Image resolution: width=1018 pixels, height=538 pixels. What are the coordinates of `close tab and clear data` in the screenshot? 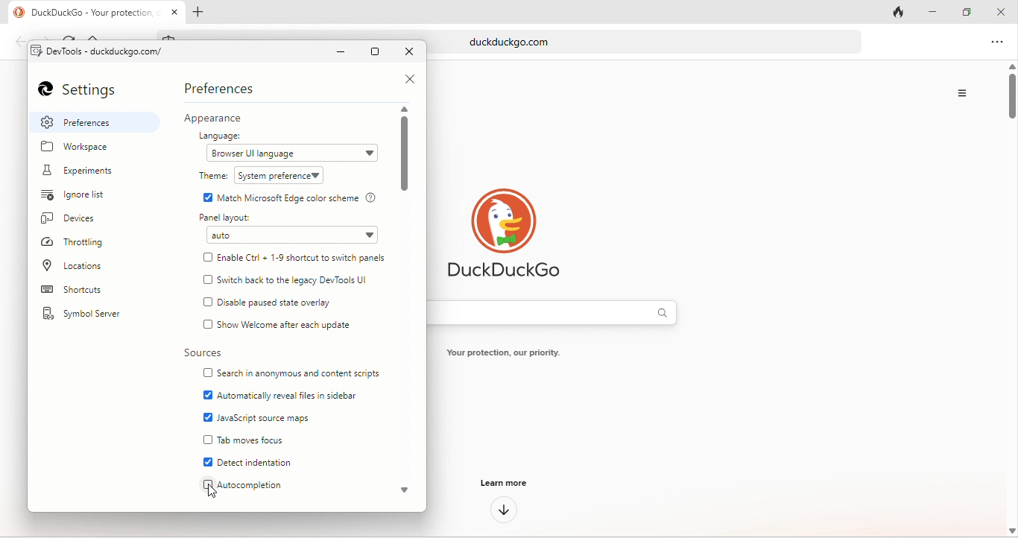 It's located at (900, 11).